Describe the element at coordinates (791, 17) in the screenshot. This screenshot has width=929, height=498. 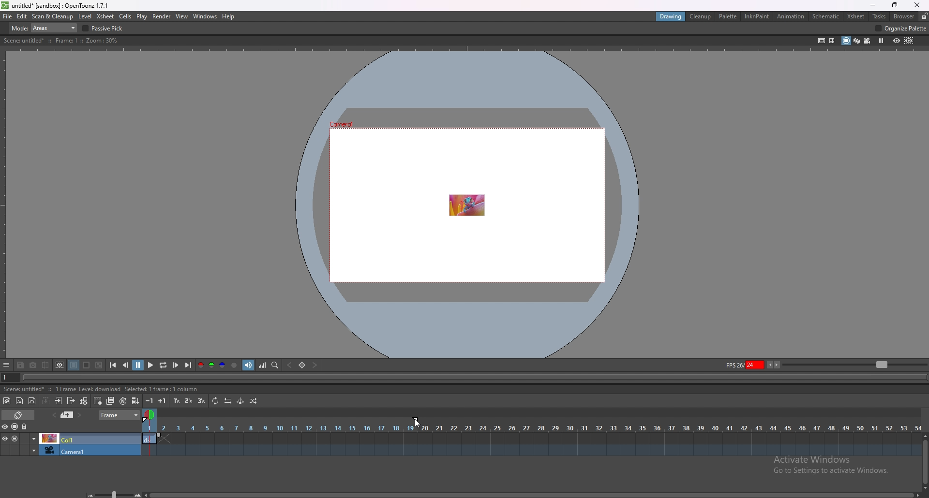
I see `animation` at that location.